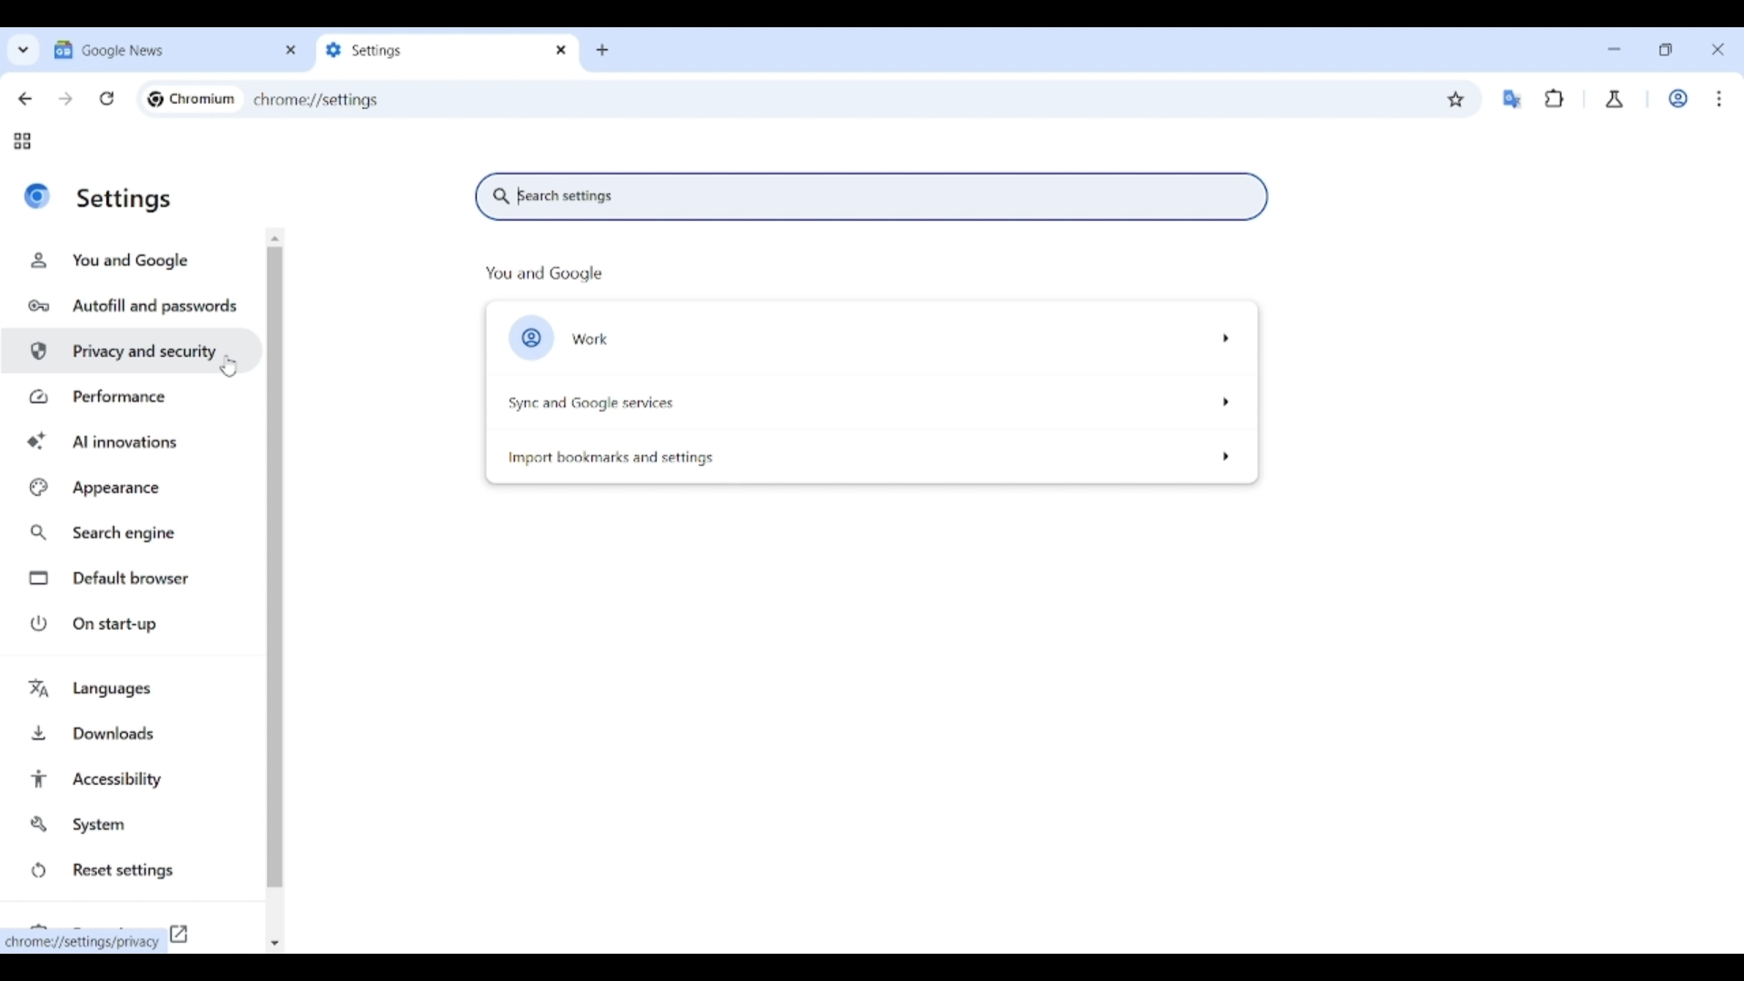  I want to click on Close interface, so click(1718, 49).